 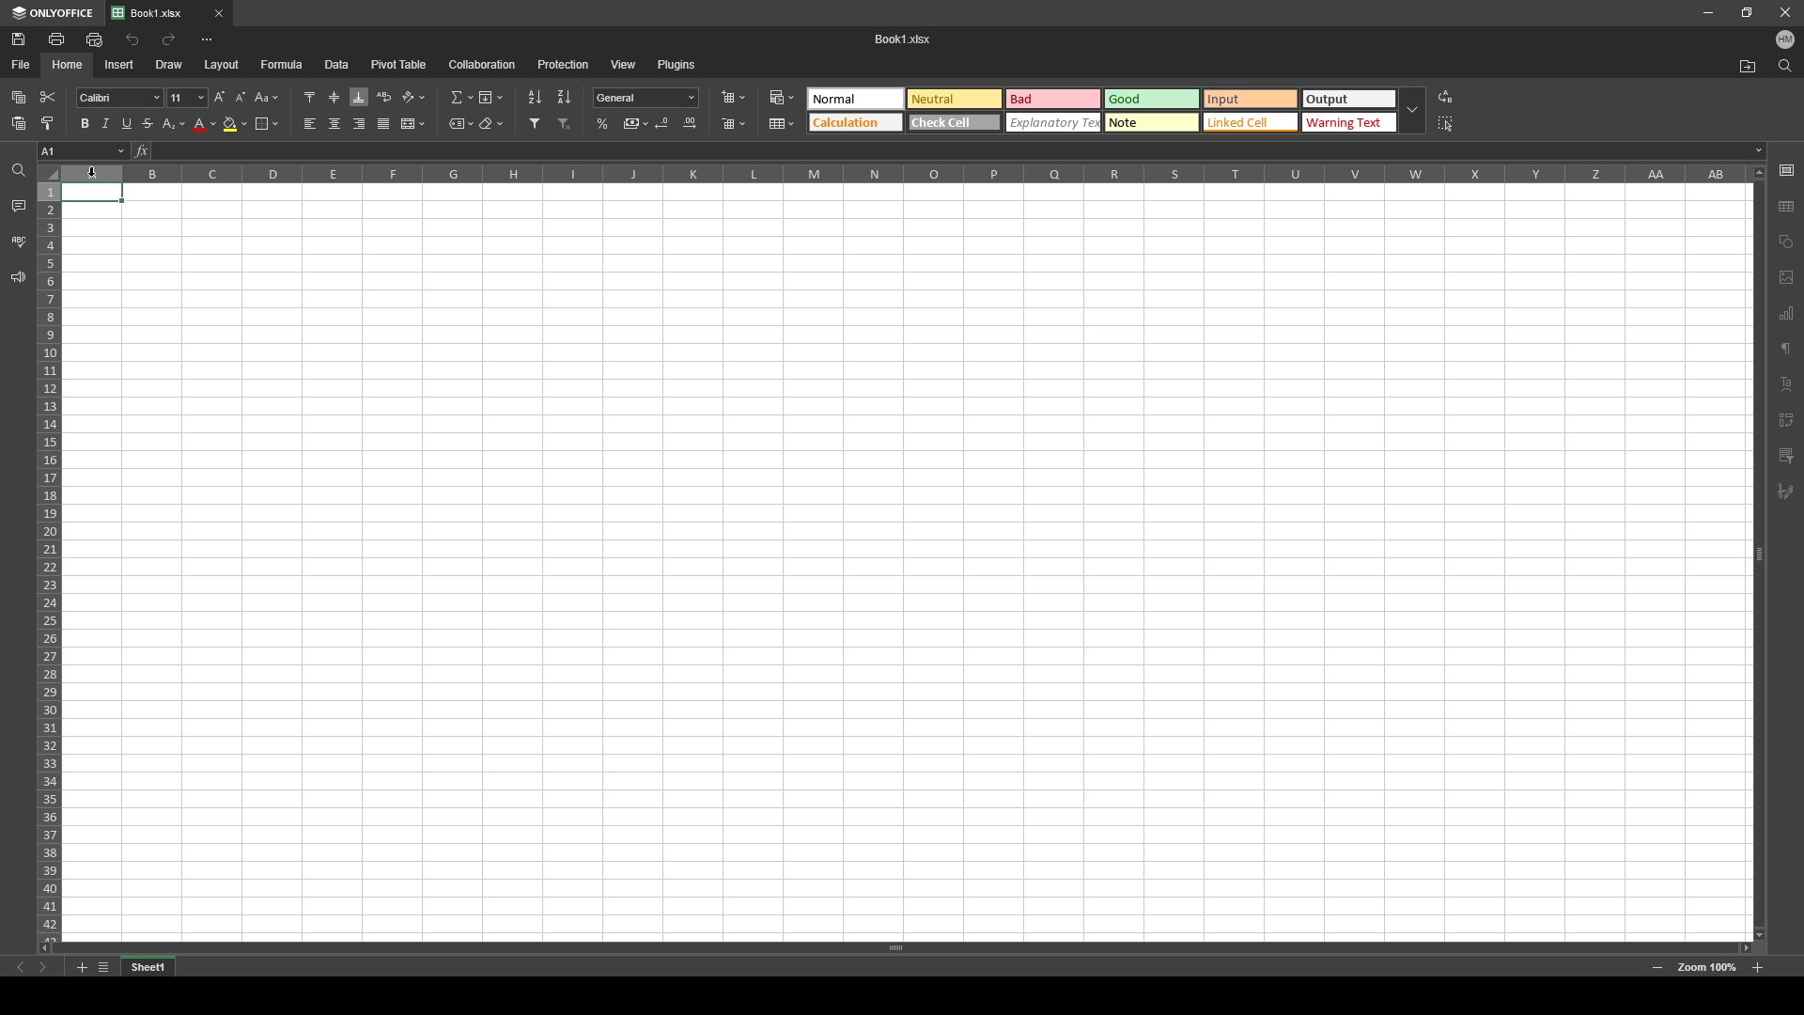 I want to click on draw, so click(x=168, y=64).